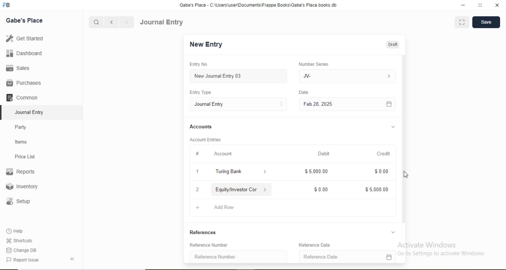 The width and height of the screenshot is (506, 270). What do you see at coordinates (224, 207) in the screenshot?
I see `Add Row` at bounding box center [224, 207].